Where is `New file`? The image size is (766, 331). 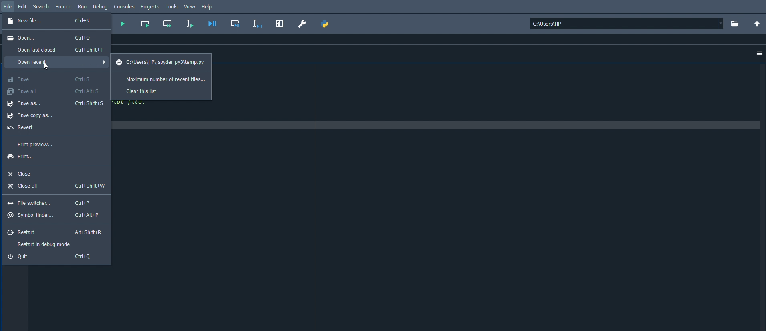
New file is located at coordinates (51, 22).